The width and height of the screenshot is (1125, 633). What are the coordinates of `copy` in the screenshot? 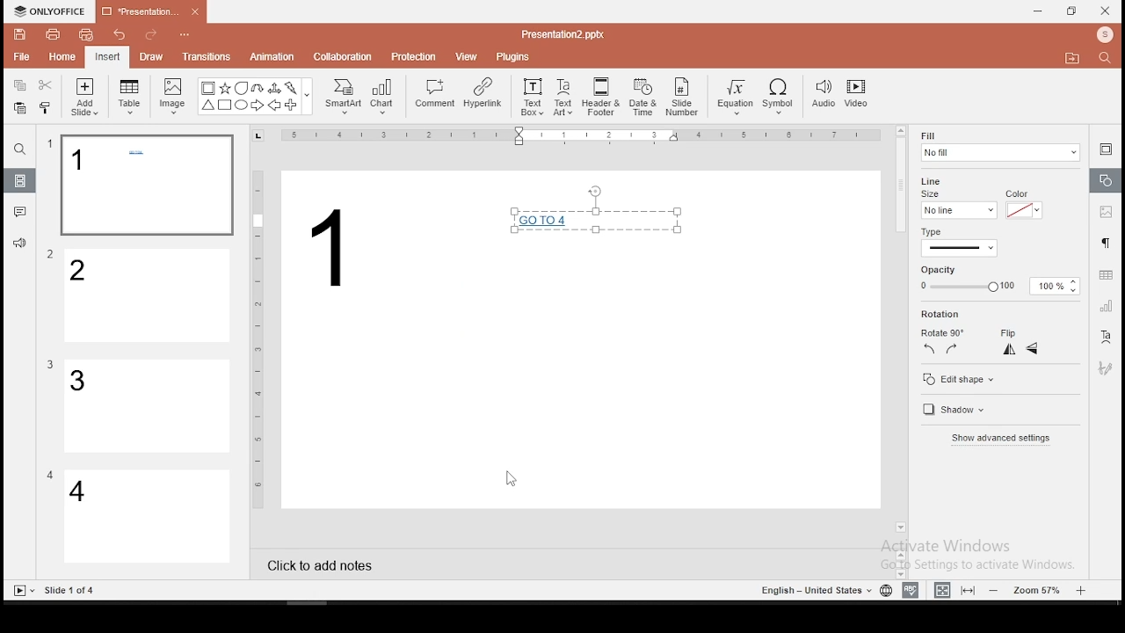 It's located at (19, 85).